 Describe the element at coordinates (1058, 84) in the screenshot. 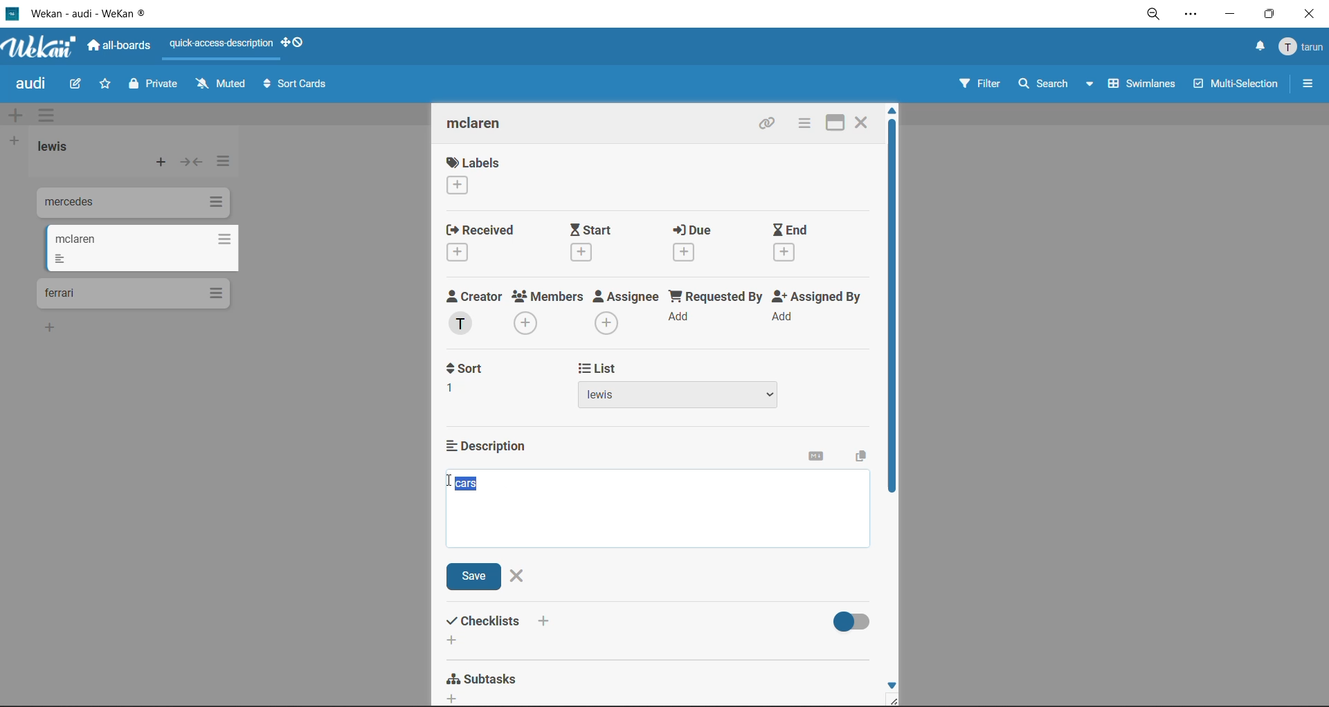

I see `search` at that location.